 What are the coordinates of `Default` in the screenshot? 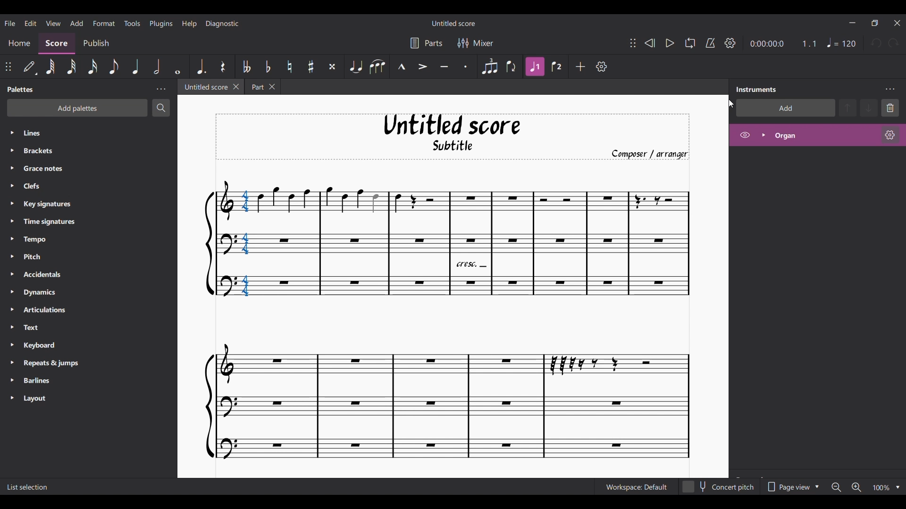 It's located at (30, 66).